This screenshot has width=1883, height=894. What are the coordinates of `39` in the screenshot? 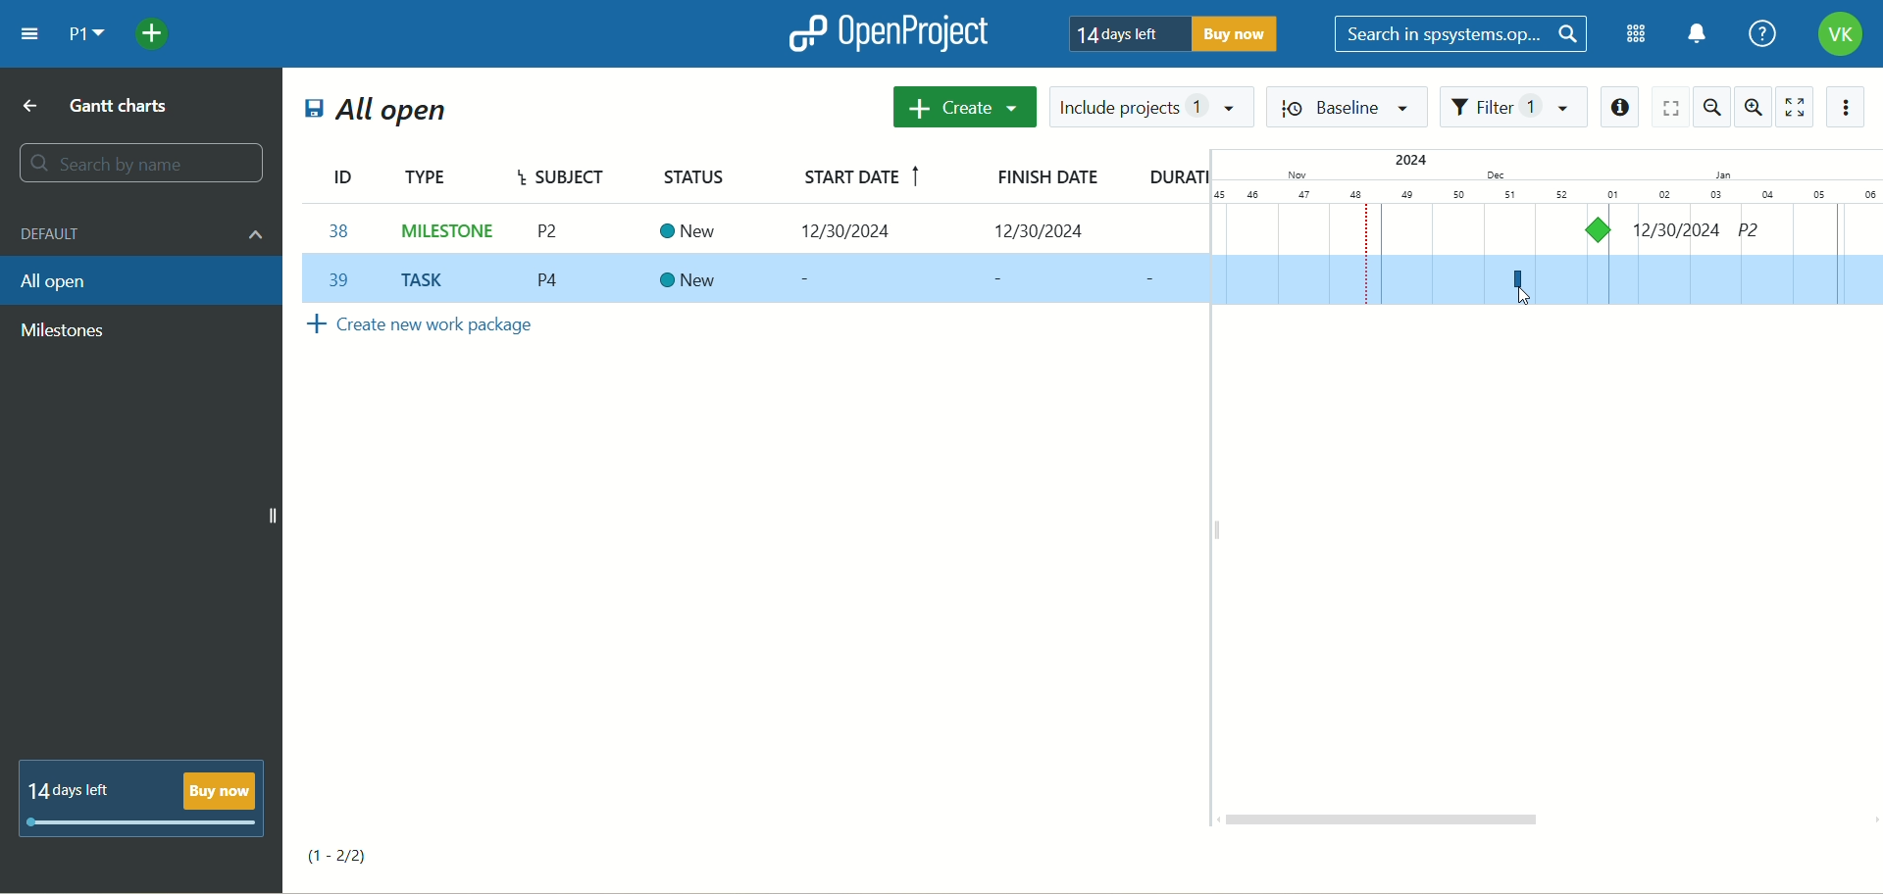 It's located at (345, 278).